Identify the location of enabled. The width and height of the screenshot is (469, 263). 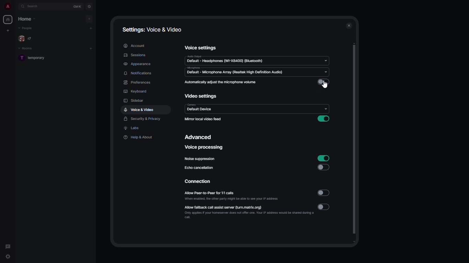
(324, 119).